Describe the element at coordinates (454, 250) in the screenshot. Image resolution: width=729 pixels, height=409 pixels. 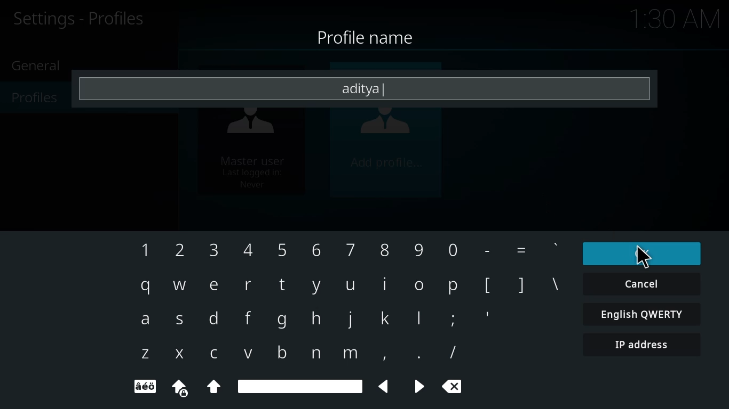
I see `0` at that location.